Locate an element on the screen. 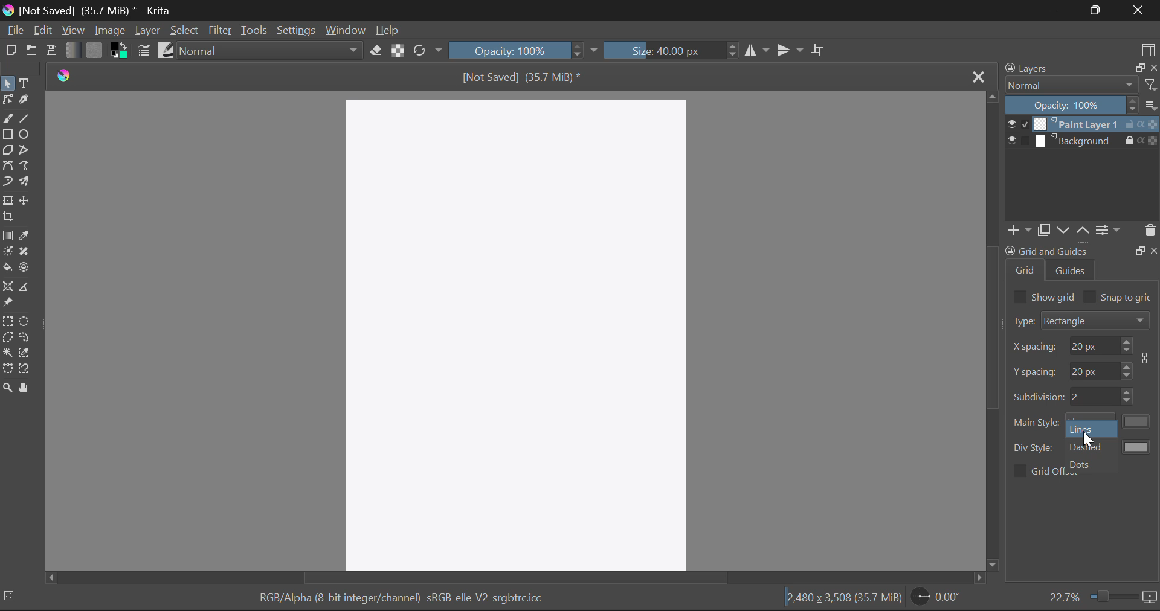 The width and height of the screenshot is (1160, 611). spacing y is located at coordinates (1036, 371).